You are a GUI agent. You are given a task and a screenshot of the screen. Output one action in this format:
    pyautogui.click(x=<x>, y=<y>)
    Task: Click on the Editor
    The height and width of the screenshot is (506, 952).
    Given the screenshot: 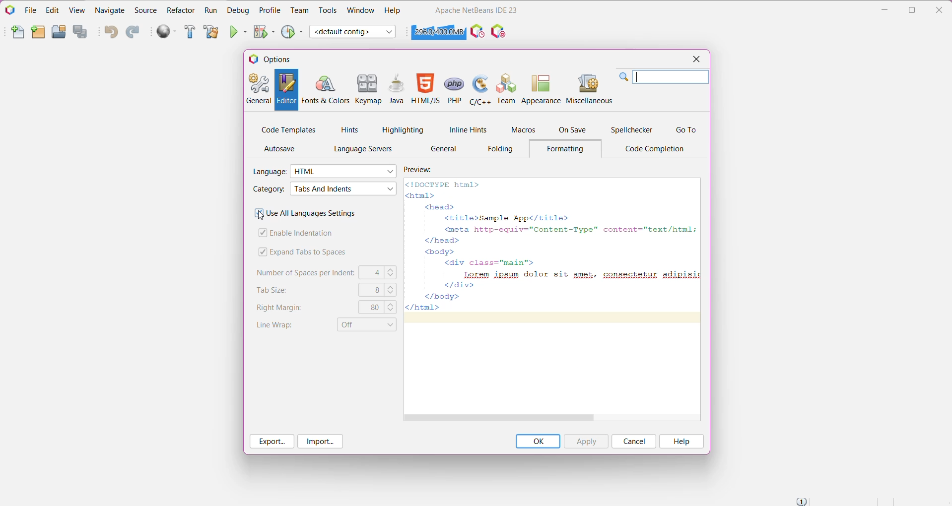 What is the action you would take?
    pyautogui.click(x=286, y=90)
    